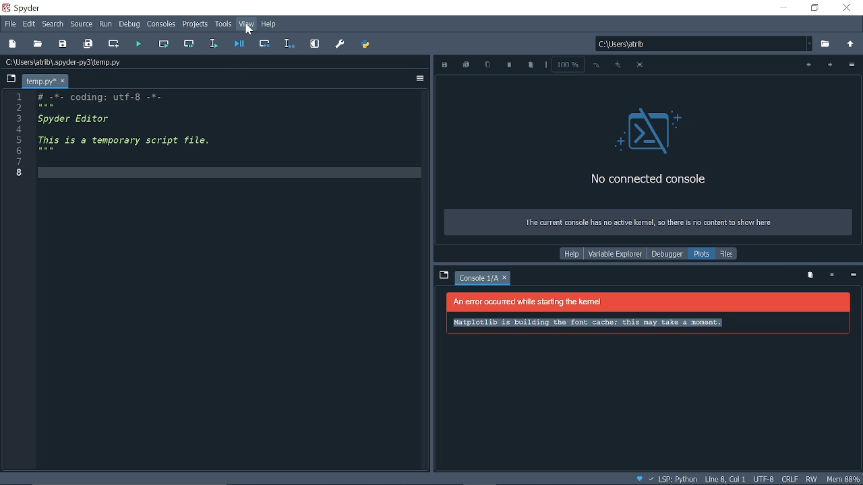 Image resolution: width=863 pixels, height=485 pixels. Describe the element at coordinates (106, 25) in the screenshot. I see `Run` at that location.